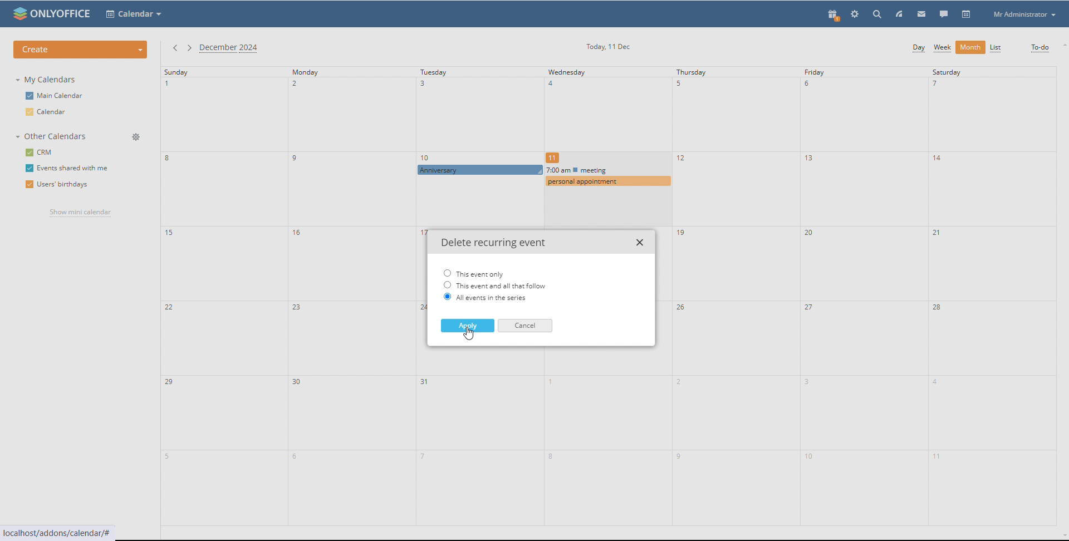 The width and height of the screenshot is (1069, 541). What do you see at coordinates (864, 296) in the screenshot?
I see `friday` at bounding box center [864, 296].